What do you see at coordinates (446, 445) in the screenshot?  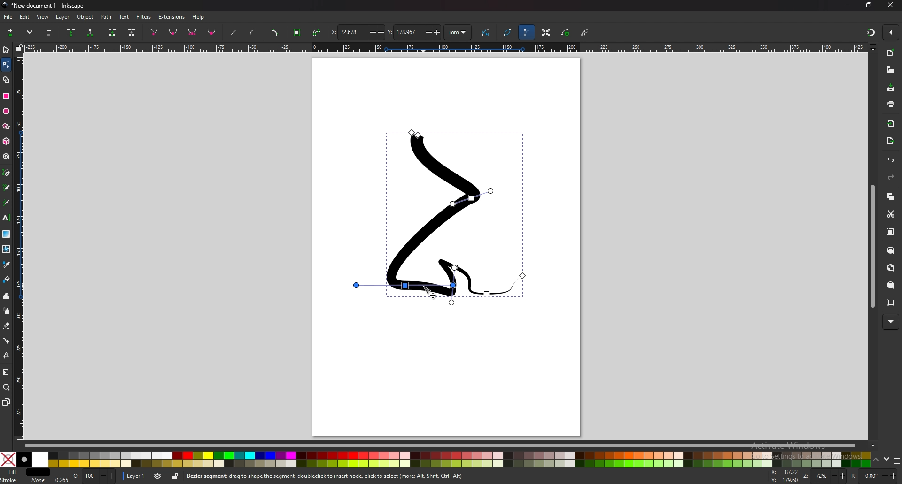 I see `scroll bar` at bounding box center [446, 445].